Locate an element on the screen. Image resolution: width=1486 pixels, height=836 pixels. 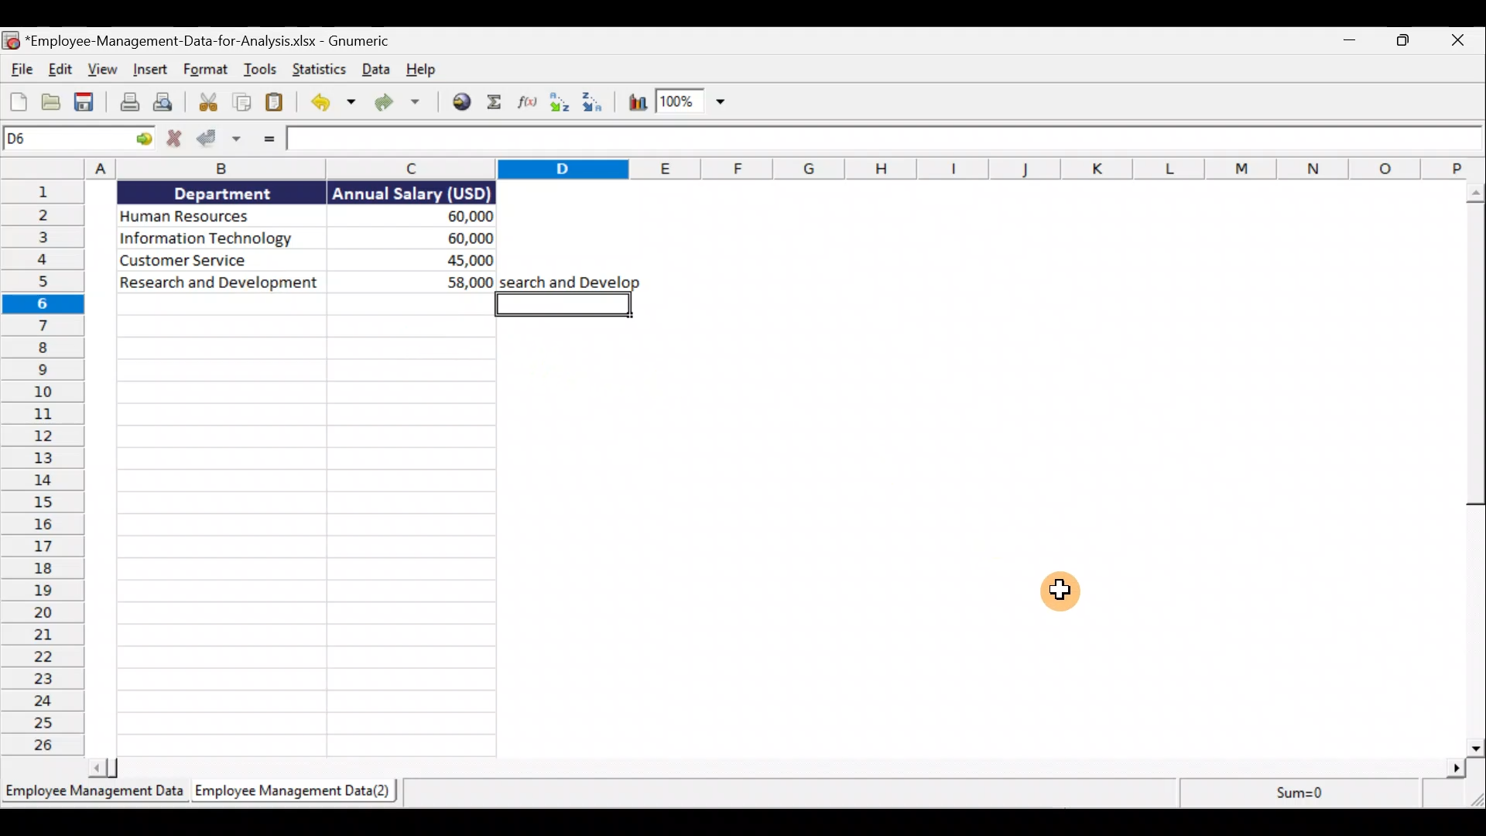
Rows is located at coordinates (42, 469).